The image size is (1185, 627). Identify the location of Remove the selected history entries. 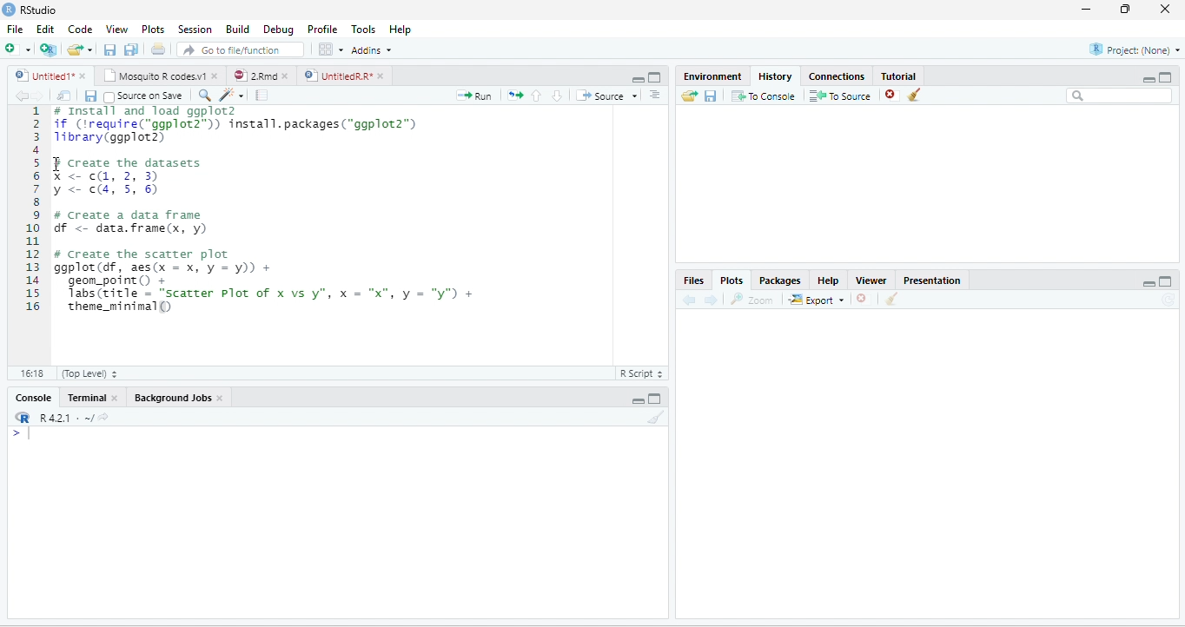
(892, 96).